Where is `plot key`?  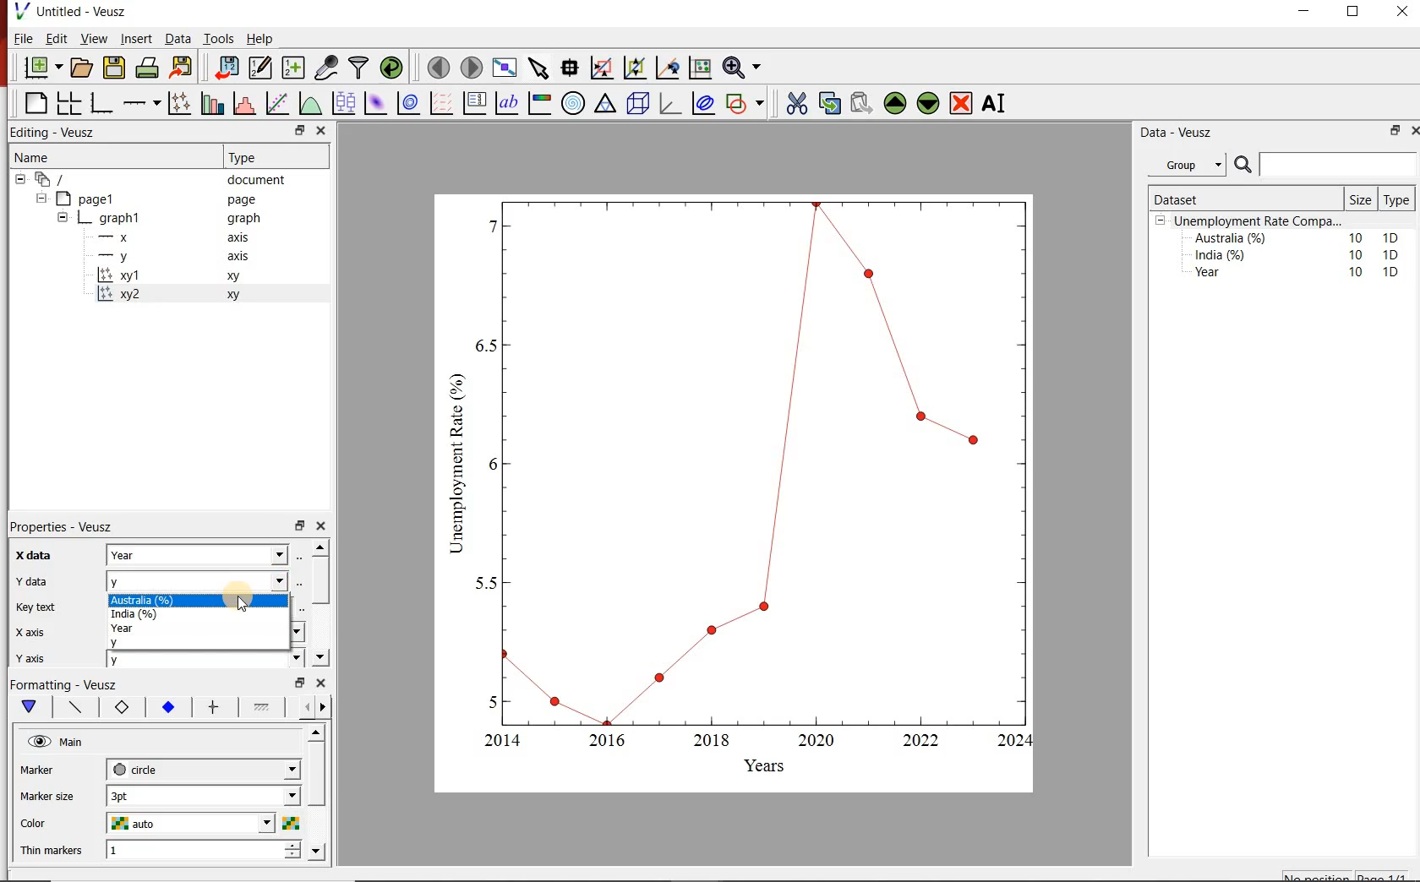 plot key is located at coordinates (473, 104).